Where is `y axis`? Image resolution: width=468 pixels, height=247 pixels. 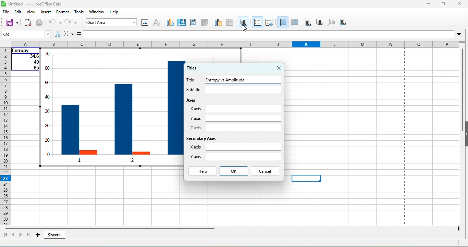 y axis is located at coordinates (237, 158).